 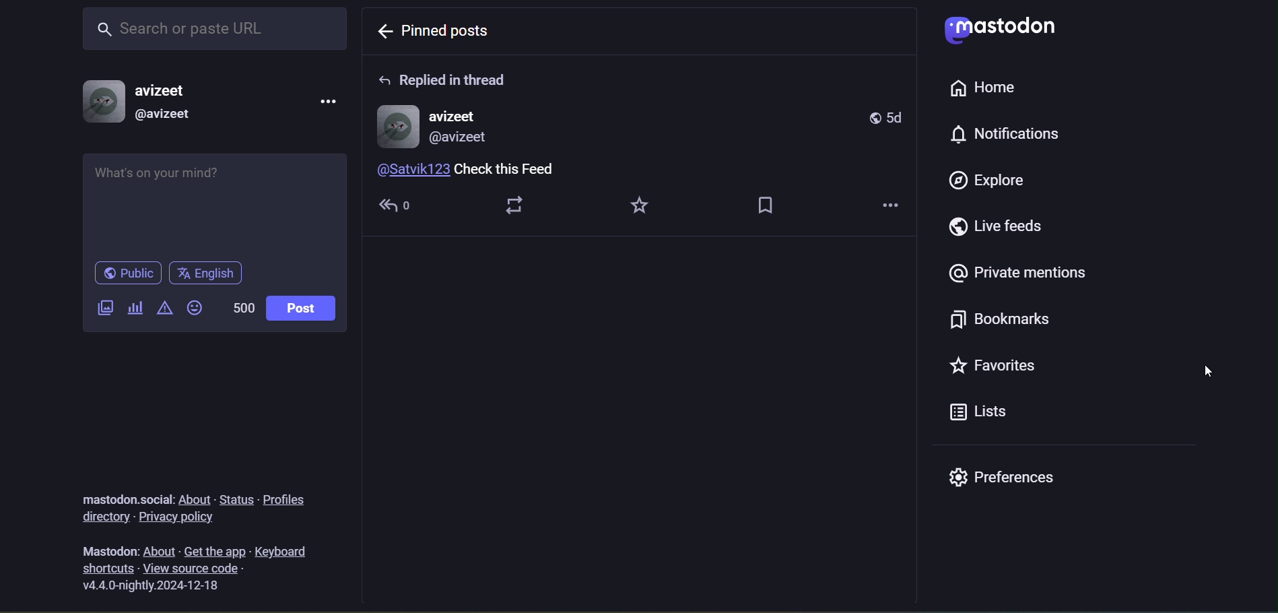 What do you see at coordinates (329, 100) in the screenshot?
I see `more` at bounding box center [329, 100].